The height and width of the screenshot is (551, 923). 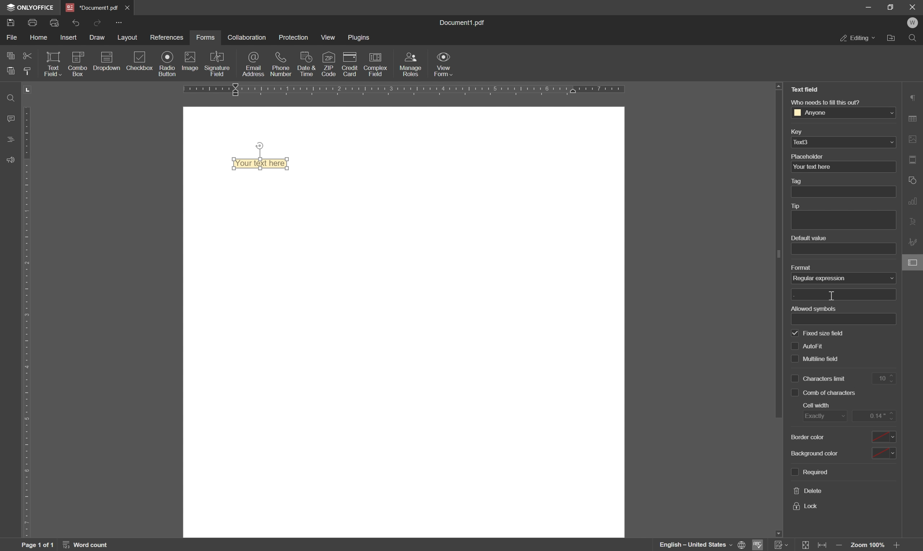 What do you see at coordinates (815, 113) in the screenshot?
I see `anyone` at bounding box center [815, 113].